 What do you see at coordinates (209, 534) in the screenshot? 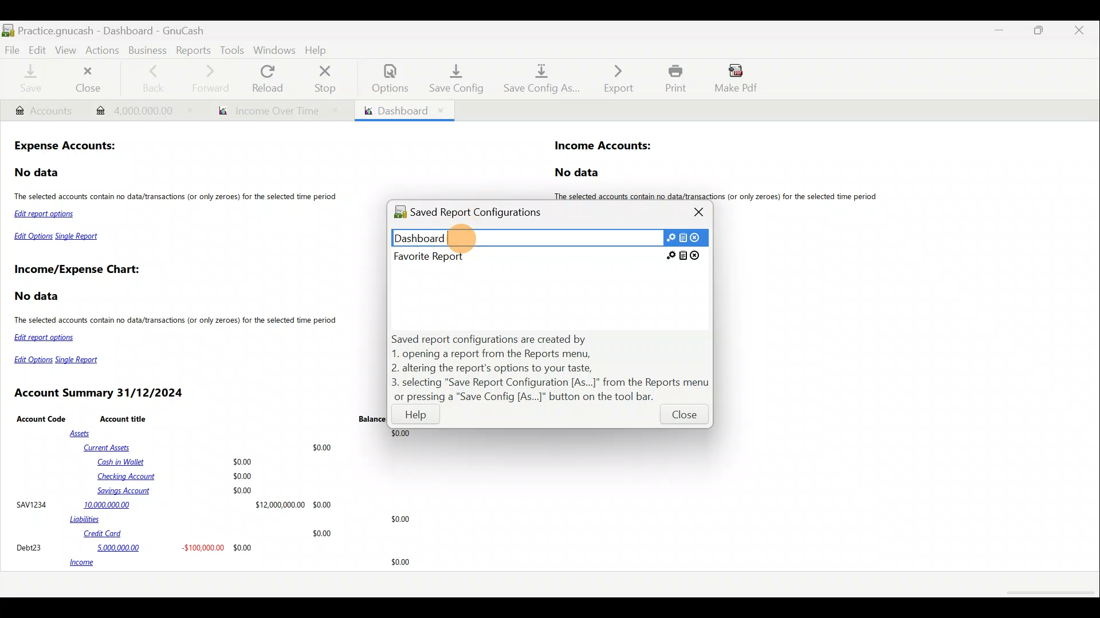
I see `Credit Card $0.00` at bounding box center [209, 534].